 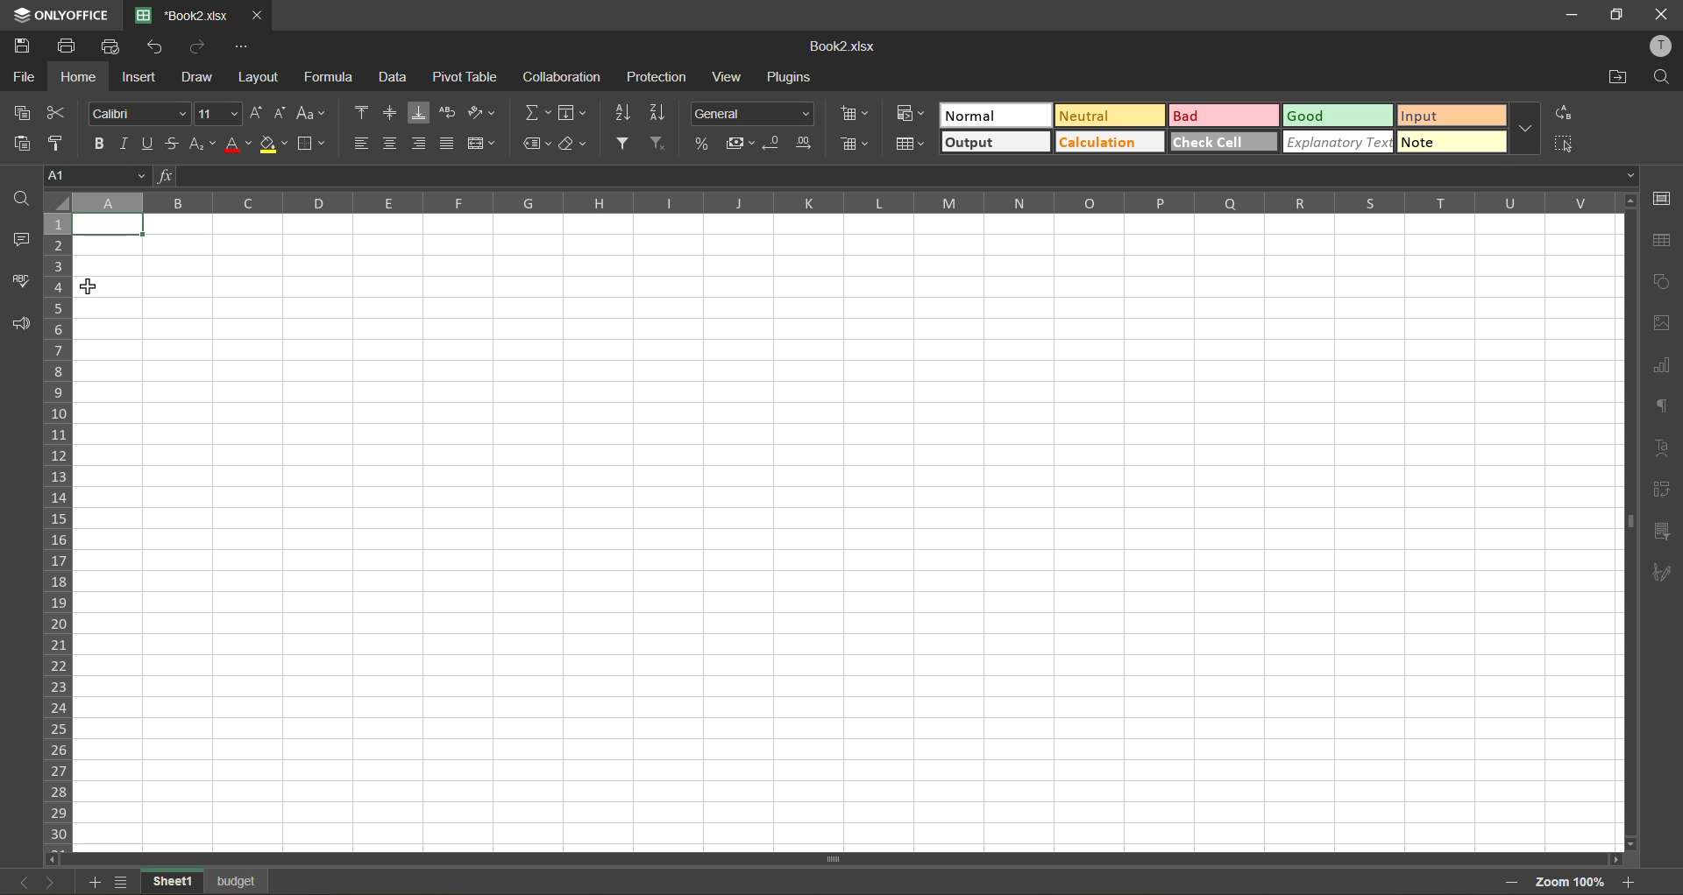 I want to click on fields, so click(x=575, y=115).